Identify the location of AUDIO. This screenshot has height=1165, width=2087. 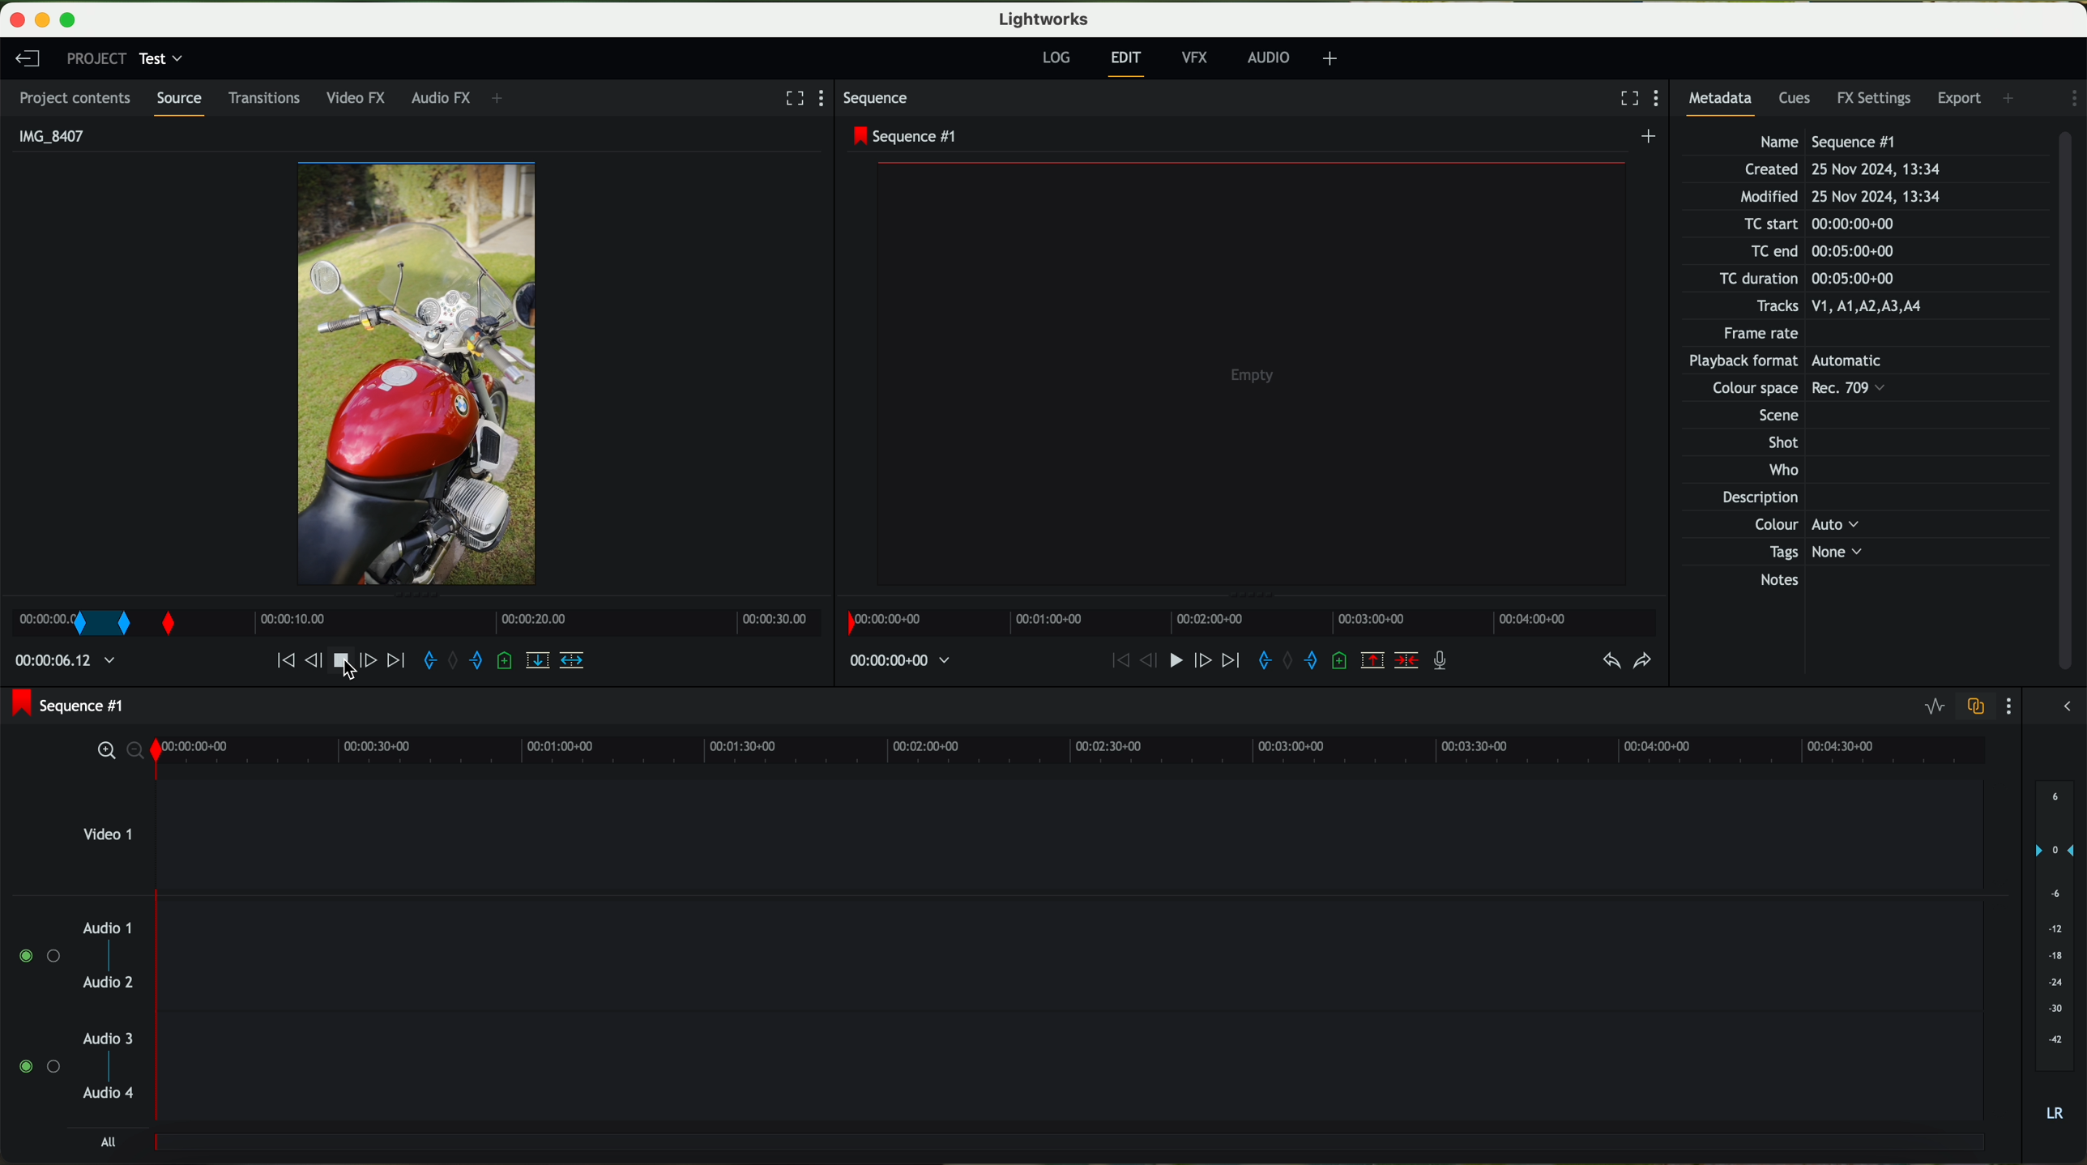
(1265, 58).